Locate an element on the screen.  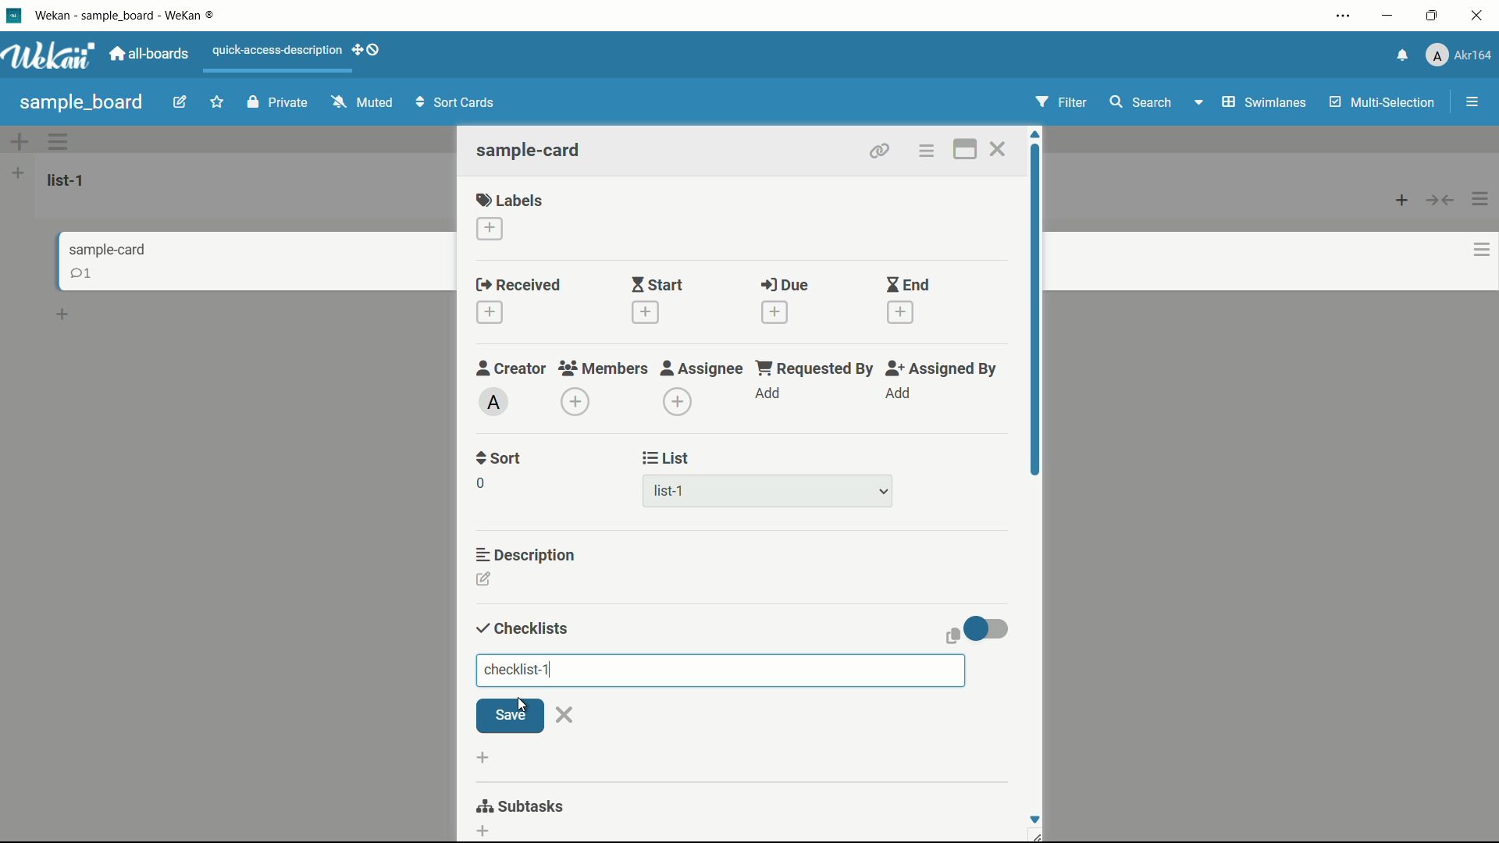
add is located at coordinates (1398, 202).